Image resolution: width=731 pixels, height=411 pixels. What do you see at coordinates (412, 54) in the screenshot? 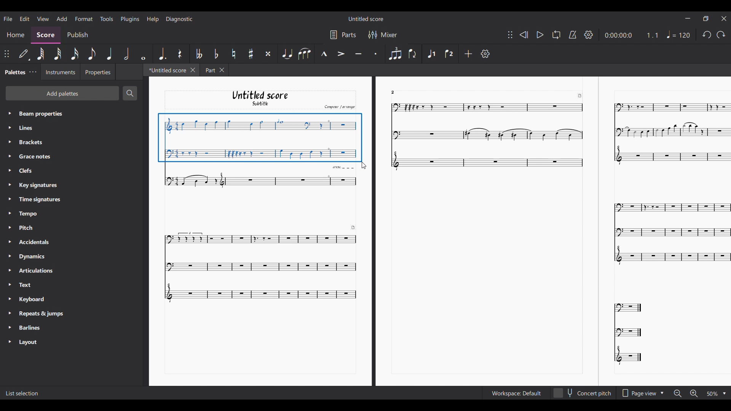
I see `Flip direction` at bounding box center [412, 54].